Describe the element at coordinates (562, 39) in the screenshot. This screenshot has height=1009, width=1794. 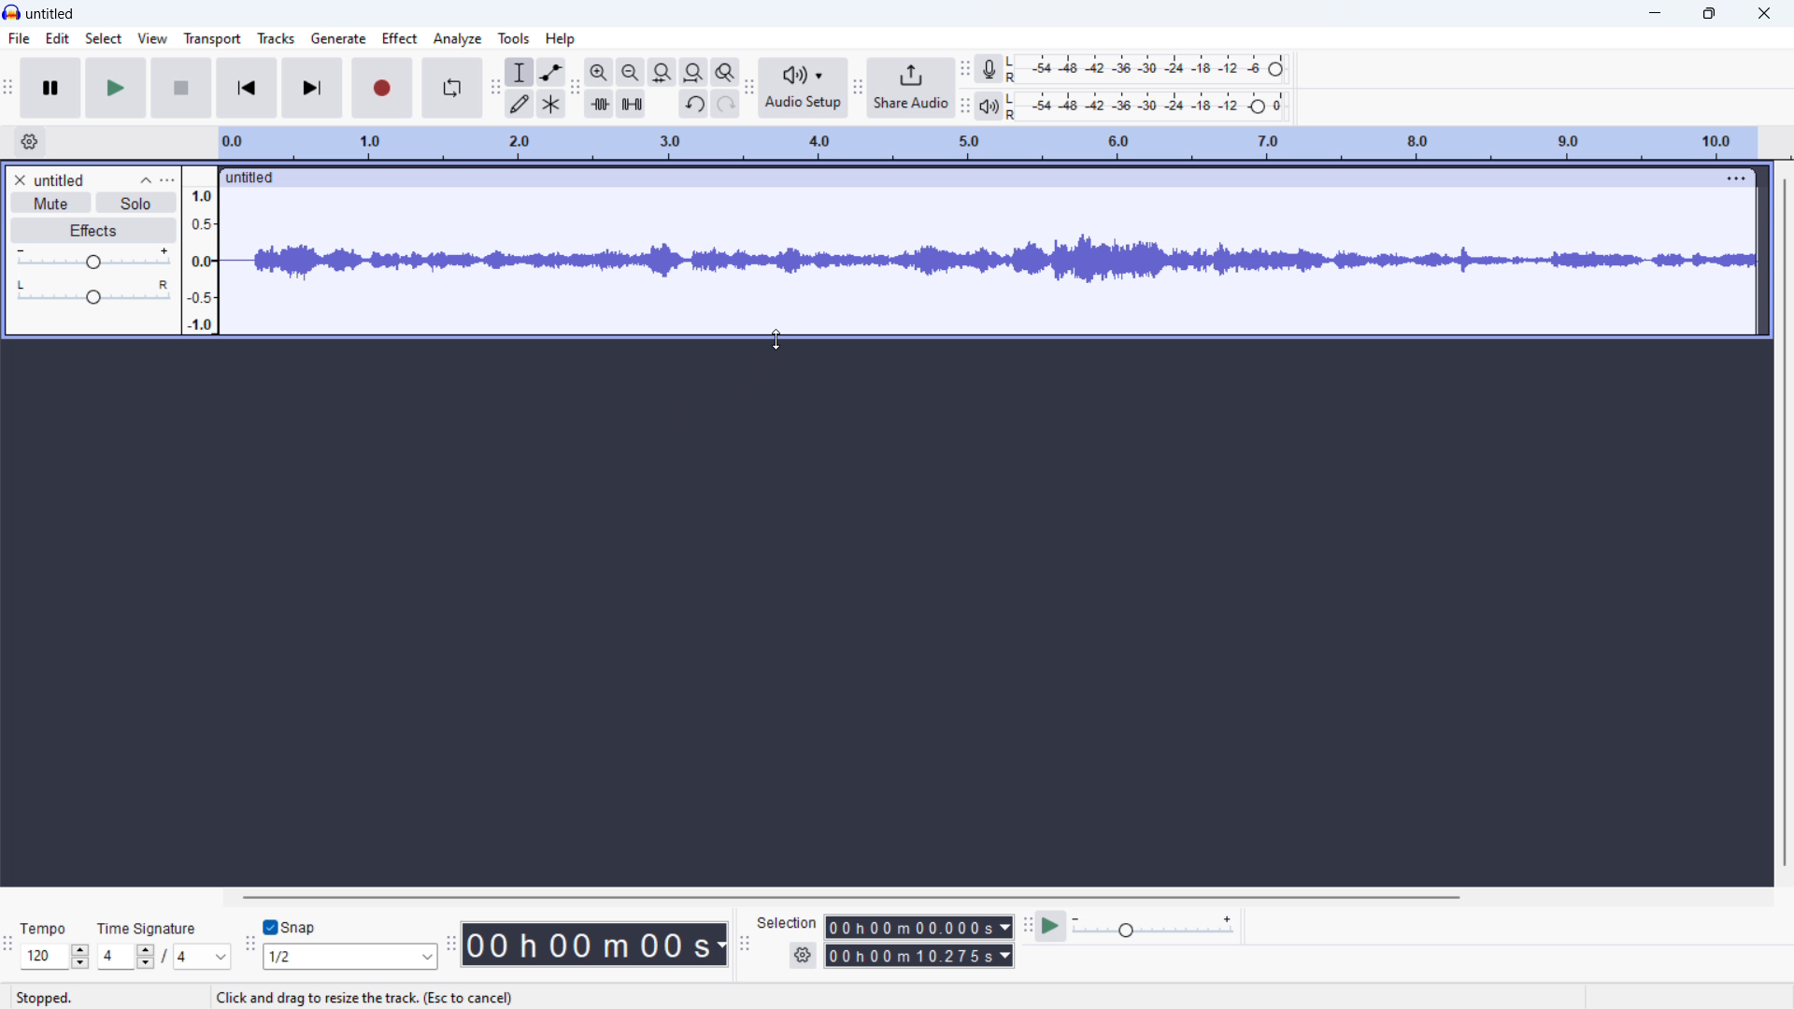
I see `help` at that location.